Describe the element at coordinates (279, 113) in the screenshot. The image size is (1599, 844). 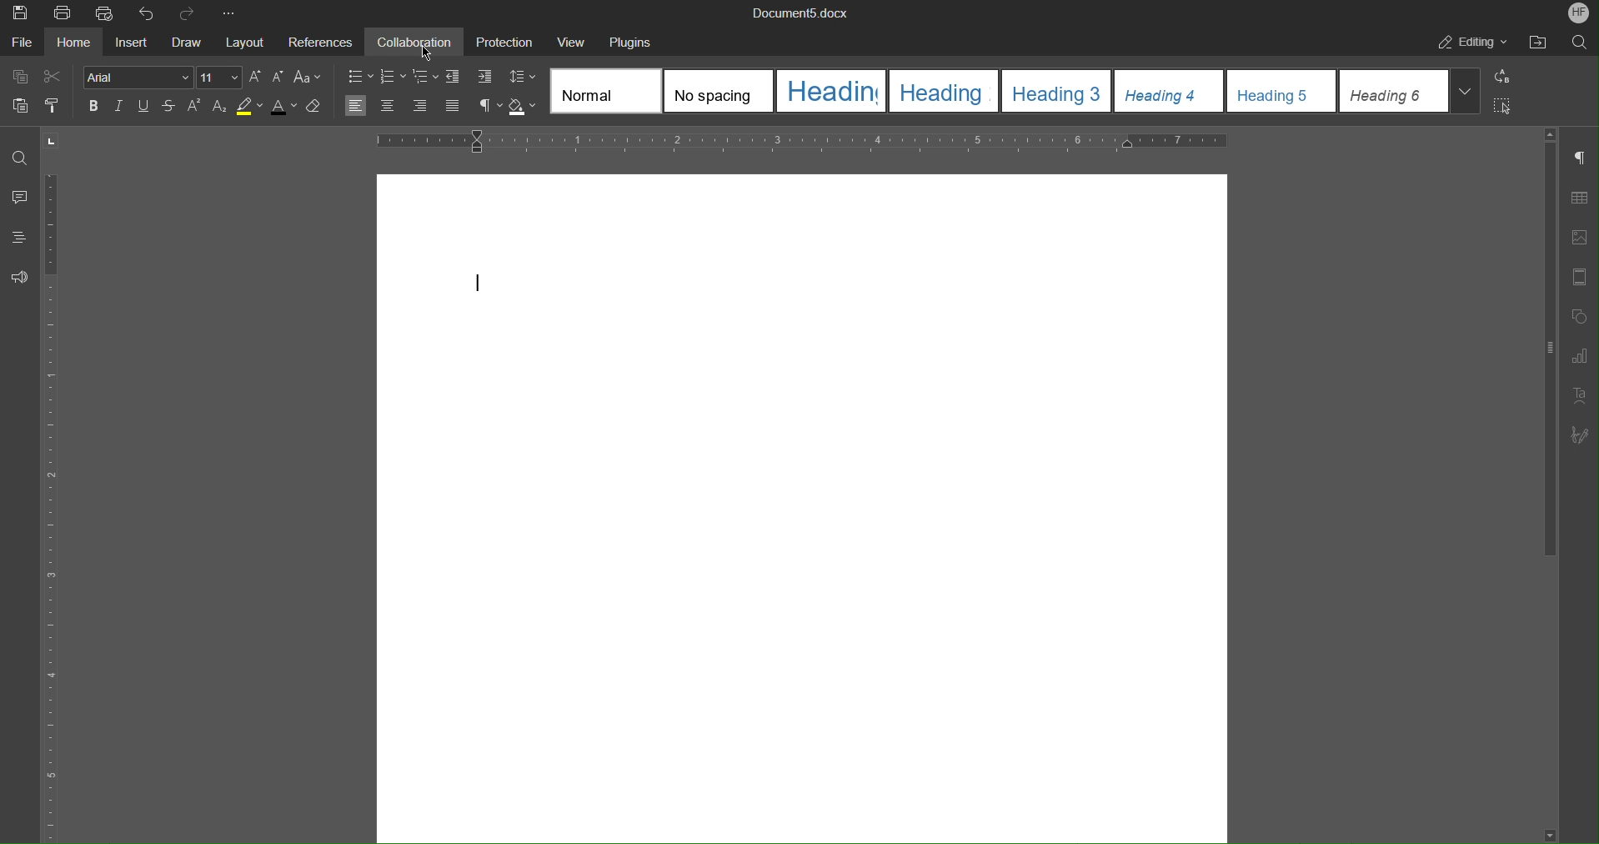
I see `Text Color` at that location.